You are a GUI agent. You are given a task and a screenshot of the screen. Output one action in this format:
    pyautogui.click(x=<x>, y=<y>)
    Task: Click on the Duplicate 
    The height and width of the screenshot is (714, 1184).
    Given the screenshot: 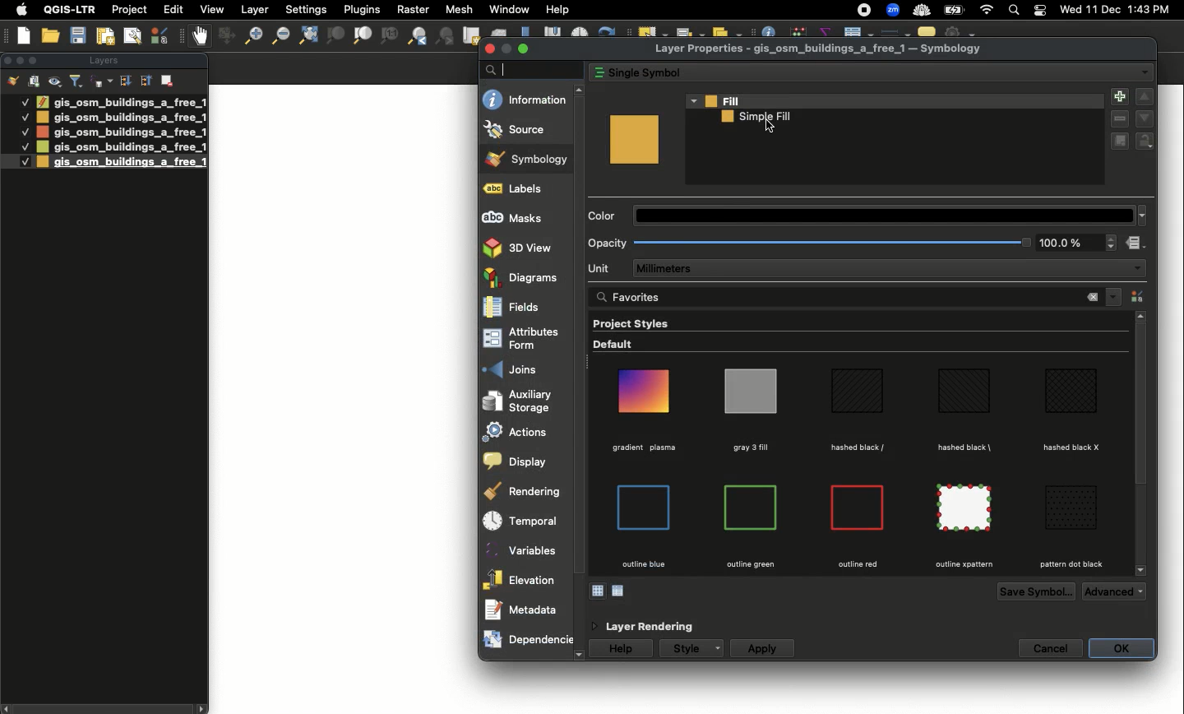 What is the action you would take?
    pyautogui.click(x=1120, y=142)
    